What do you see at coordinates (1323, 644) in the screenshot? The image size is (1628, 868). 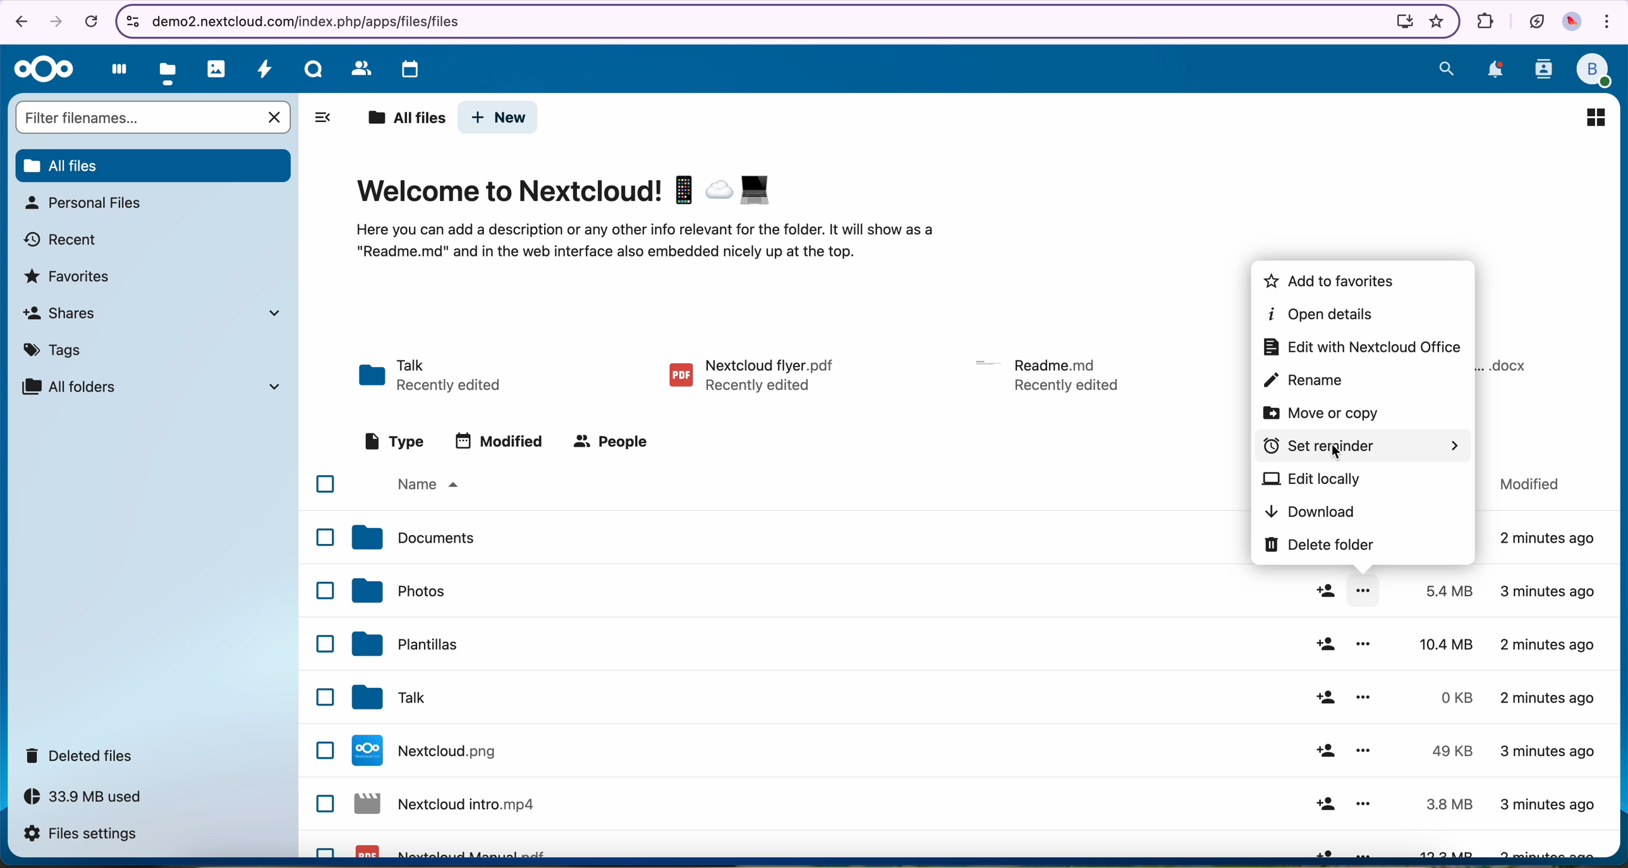 I see `share` at bounding box center [1323, 644].